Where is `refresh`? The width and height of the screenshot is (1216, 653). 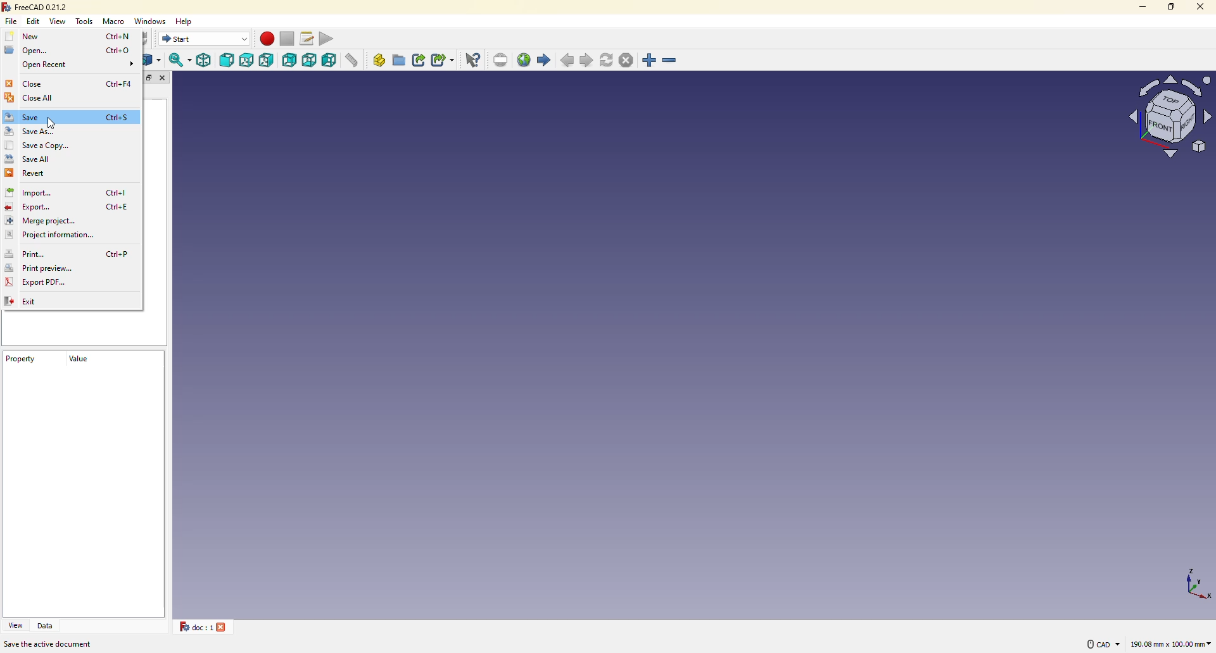 refresh is located at coordinates (607, 59).